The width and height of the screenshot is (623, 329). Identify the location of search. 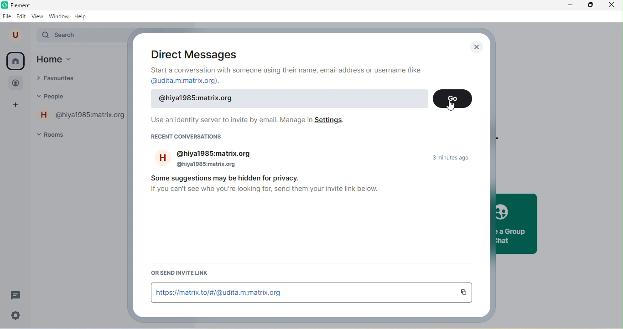
(82, 36).